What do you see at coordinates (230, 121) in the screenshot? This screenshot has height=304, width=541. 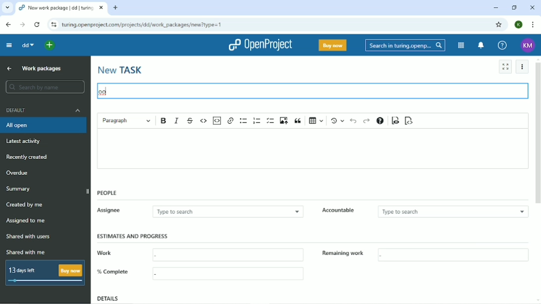 I see `Link` at bounding box center [230, 121].